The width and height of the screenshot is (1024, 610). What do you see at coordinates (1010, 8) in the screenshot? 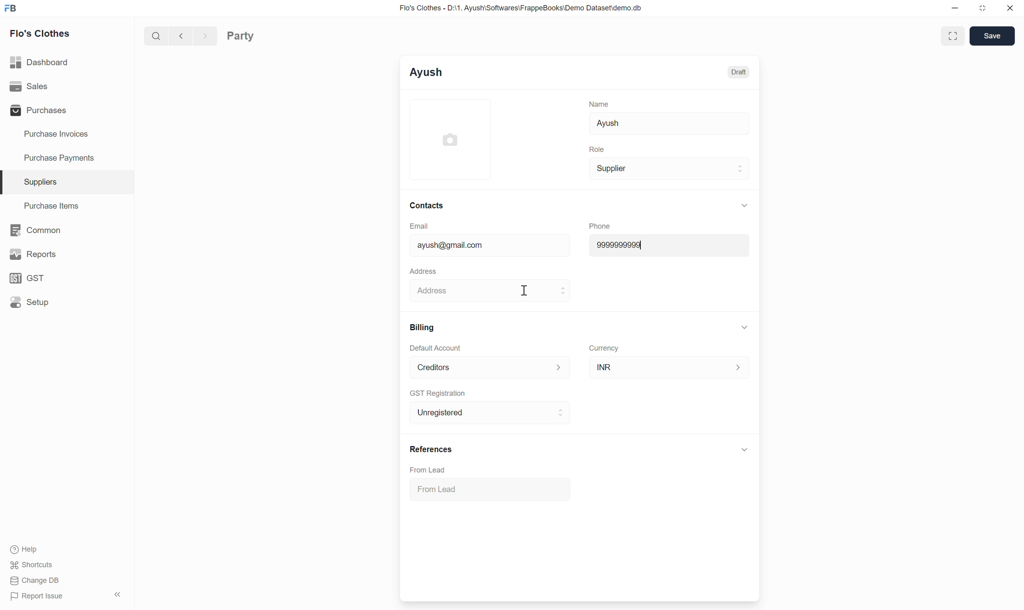
I see `Close` at bounding box center [1010, 8].